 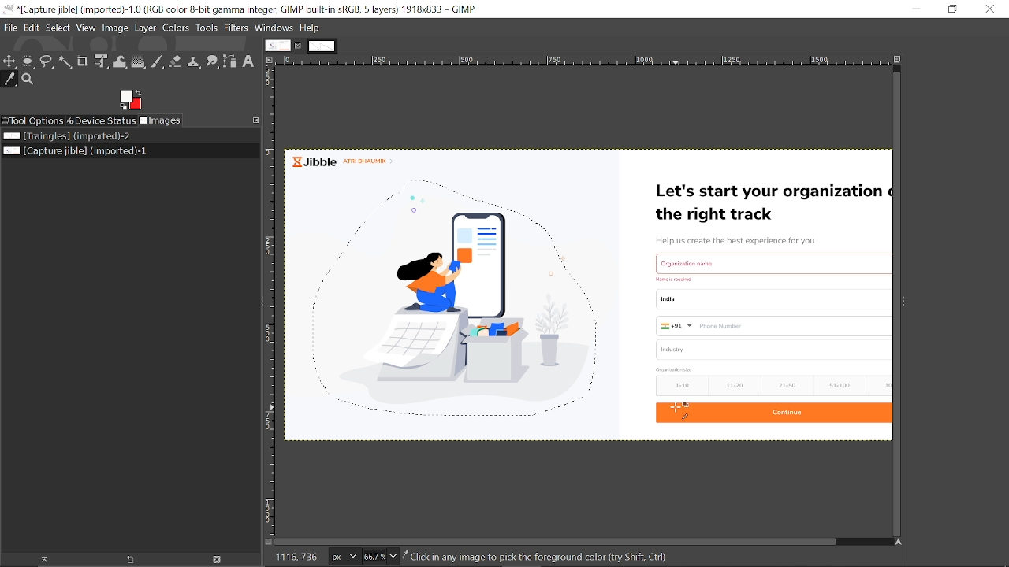 What do you see at coordinates (87, 28) in the screenshot?
I see `View` at bounding box center [87, 28].